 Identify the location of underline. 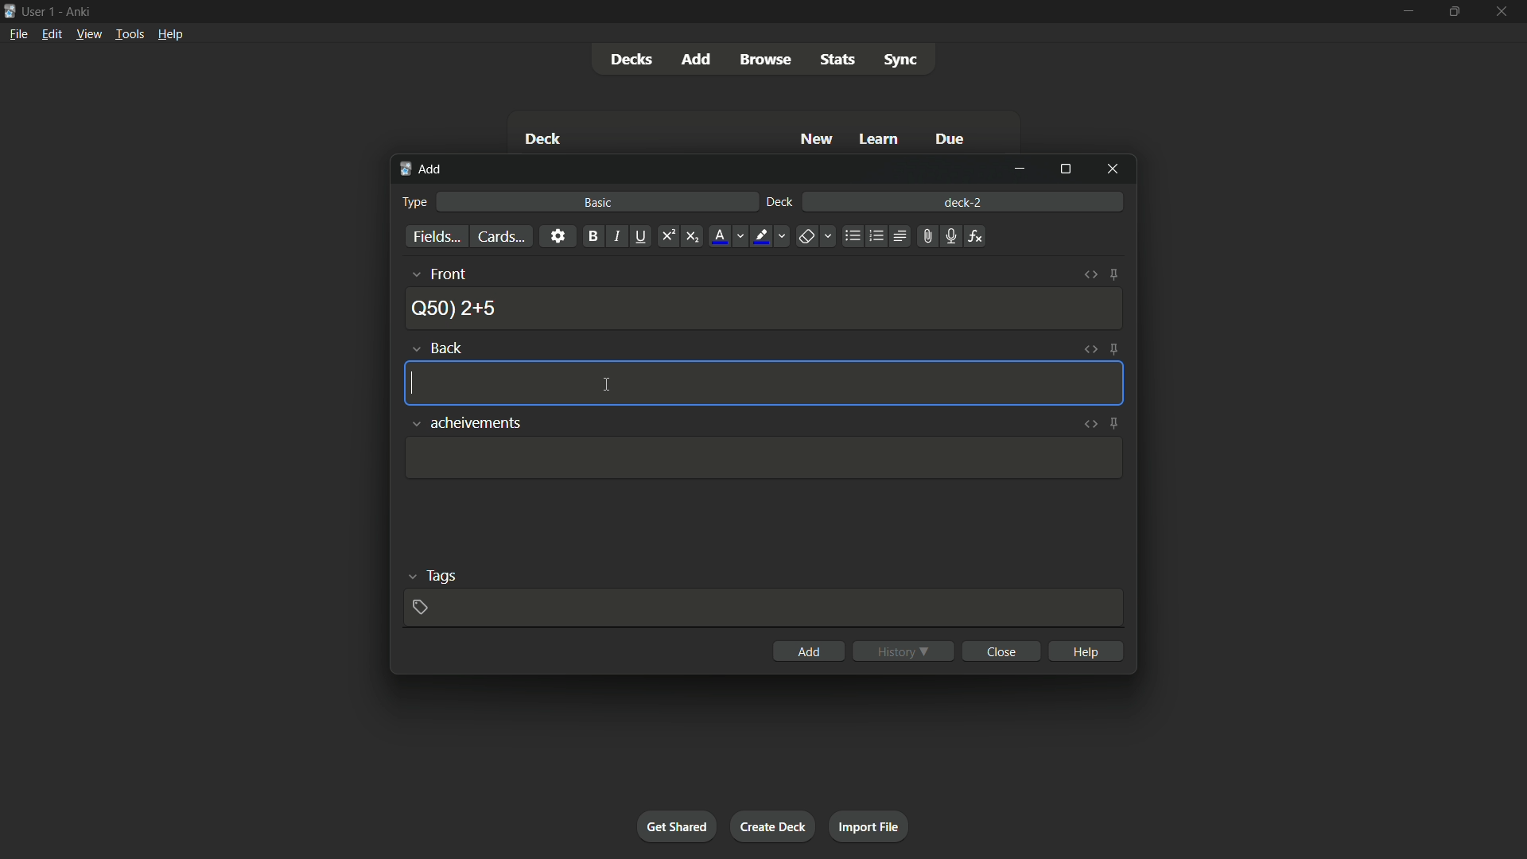
(641, 236).